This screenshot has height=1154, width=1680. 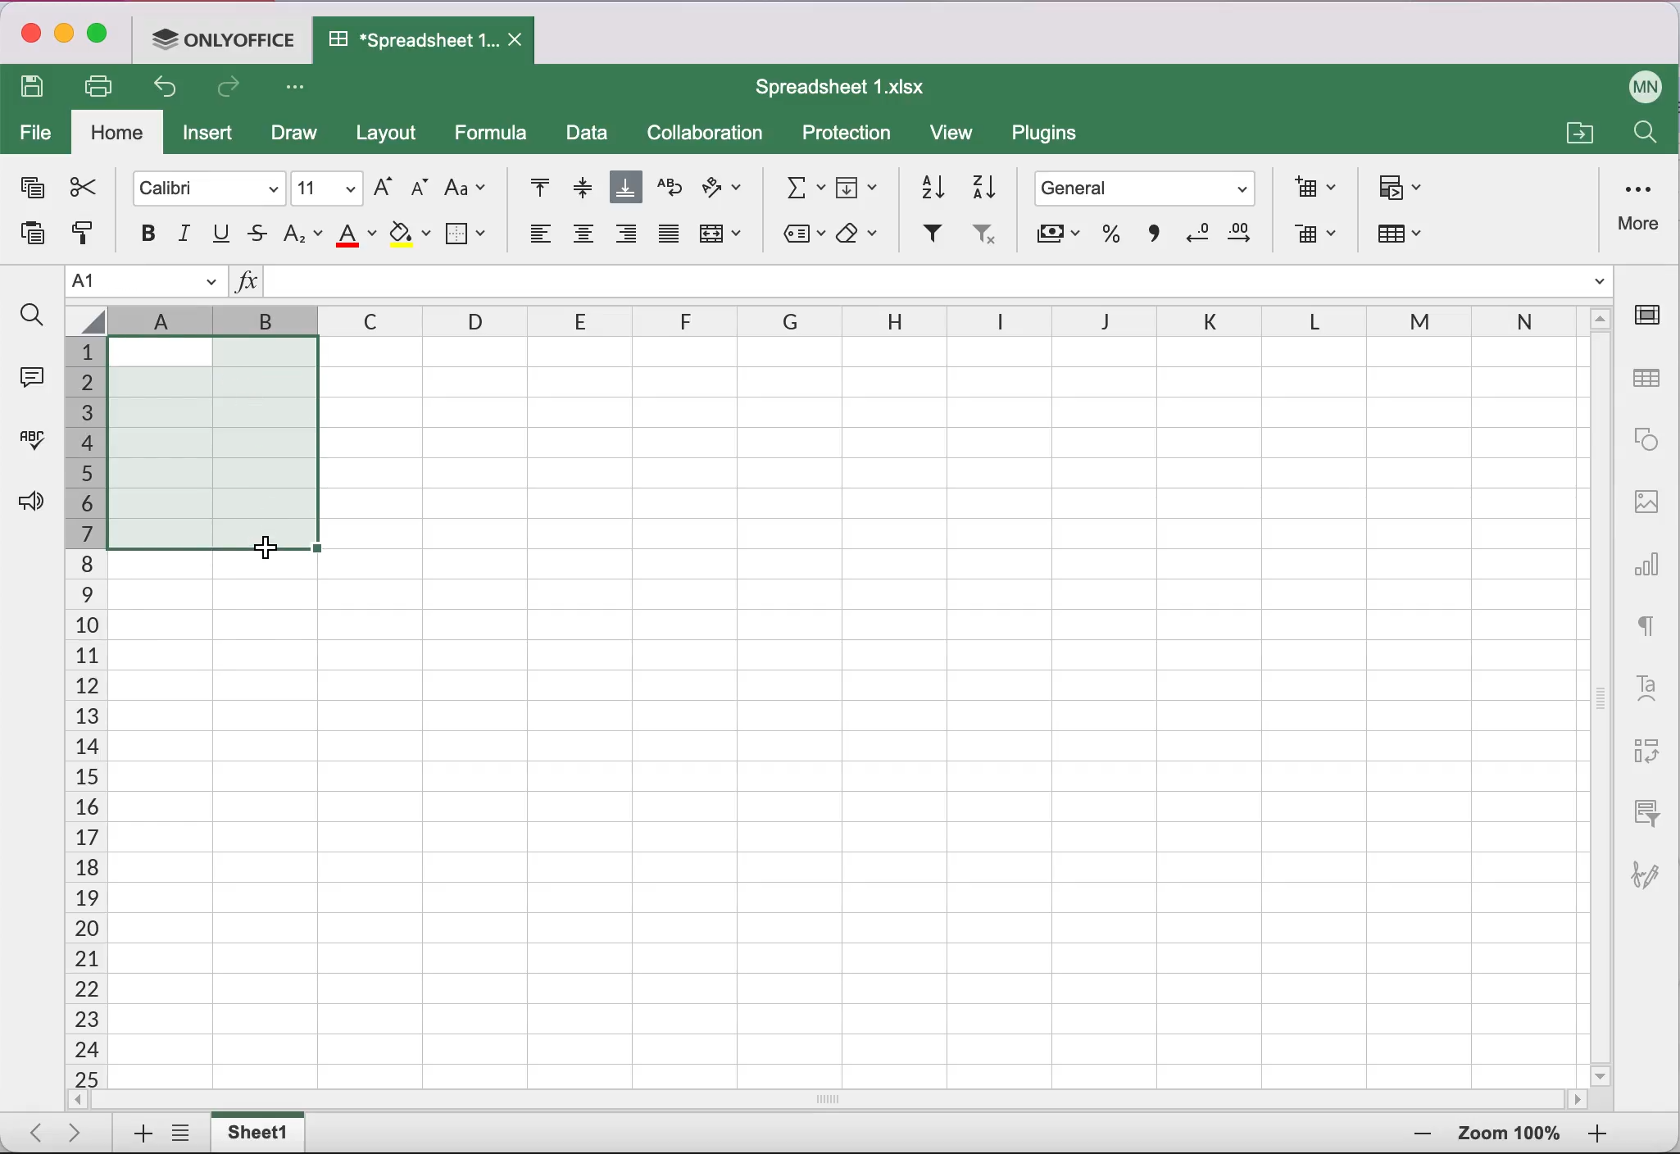 What do you see at coordinates (82, 1131) in the screenshot?
I see `Scroll to last sheet` at bounding box center [82, 1131].